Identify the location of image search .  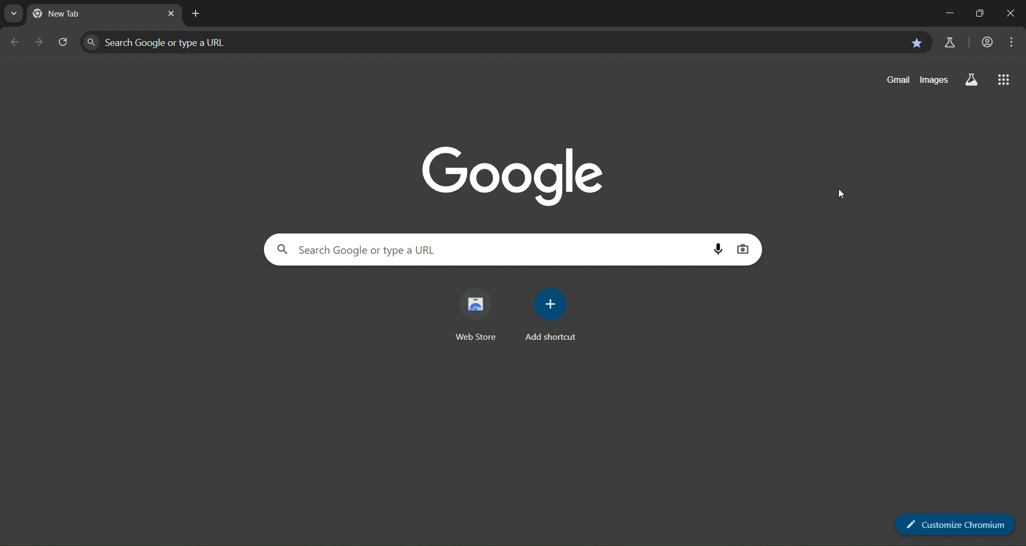
(742, 247).